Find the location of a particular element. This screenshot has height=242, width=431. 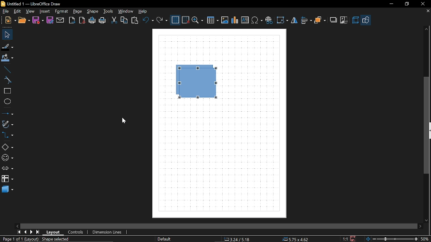

Line is located at coordinates (6, 70).